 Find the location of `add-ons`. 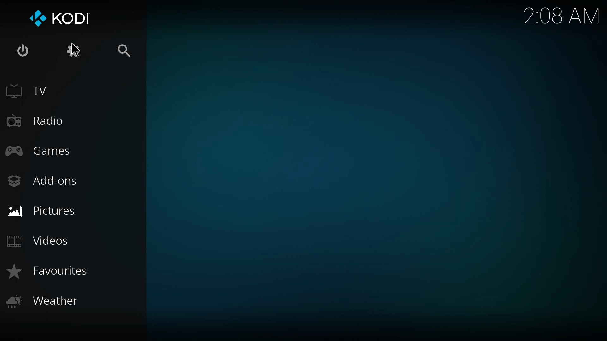

add-ons is located at coordinates (42, 180).